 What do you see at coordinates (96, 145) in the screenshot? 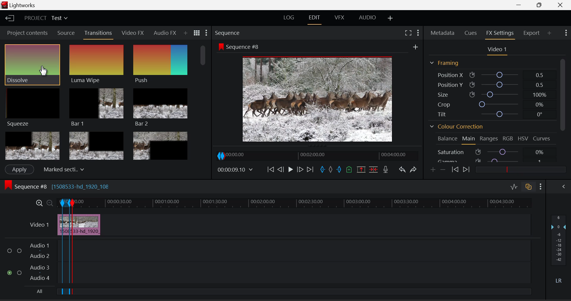
I see `Box 2` at bounding box center [96, 145].